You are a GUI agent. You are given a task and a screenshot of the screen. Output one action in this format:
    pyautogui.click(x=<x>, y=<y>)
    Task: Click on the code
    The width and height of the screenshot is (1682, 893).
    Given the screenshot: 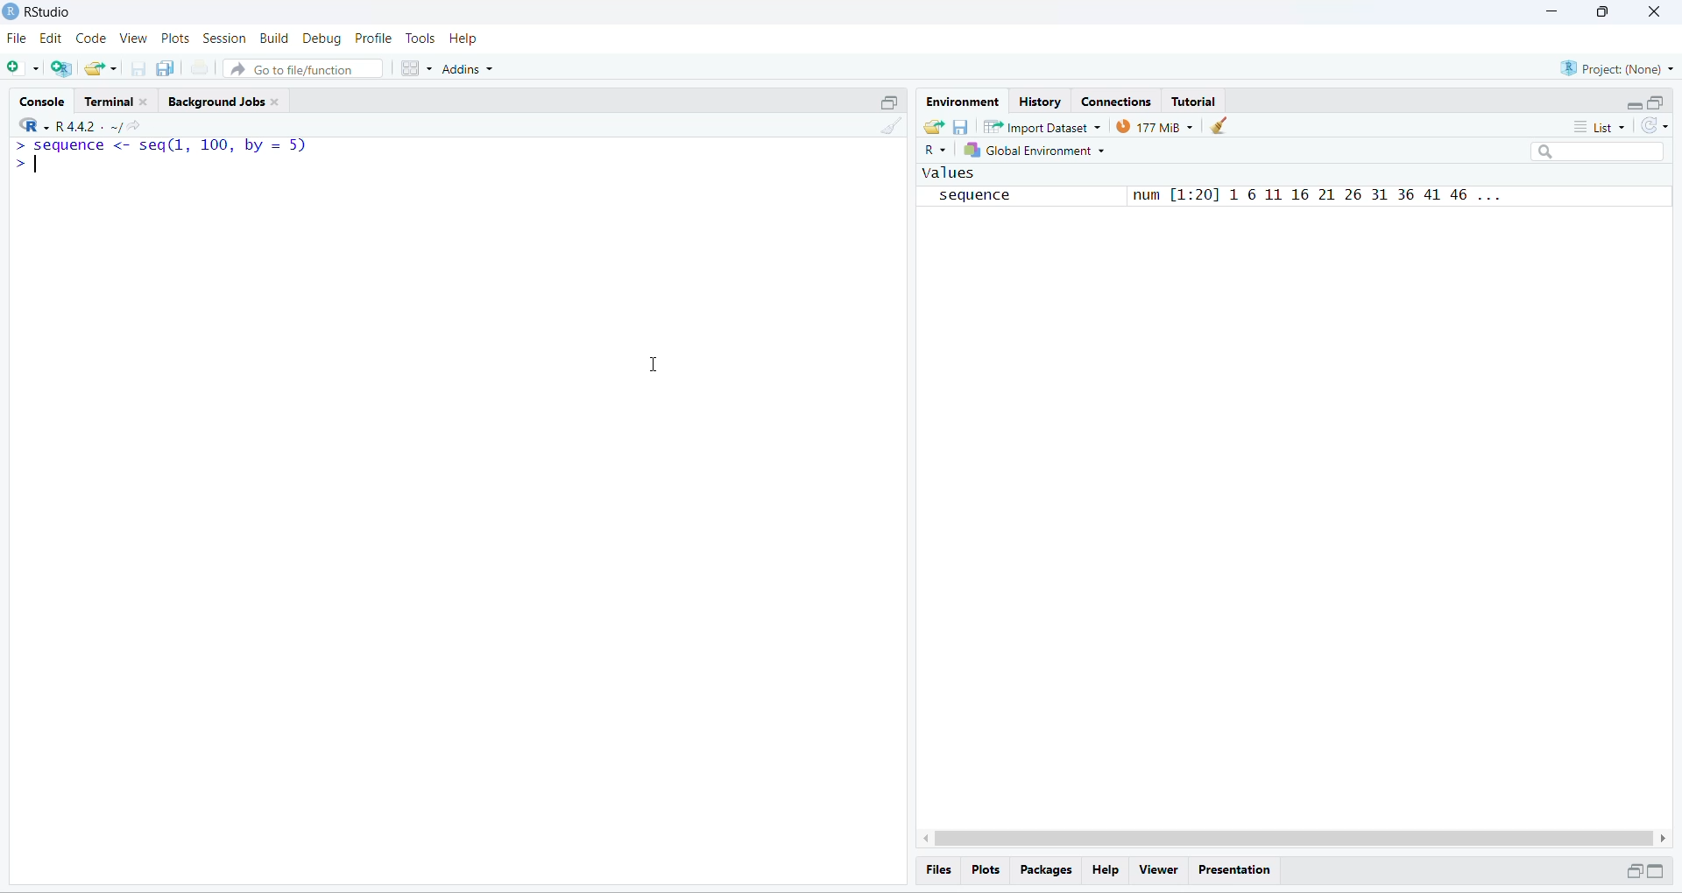 What is the action you would take?
    pyautogui.click(x=92, y=39)
    